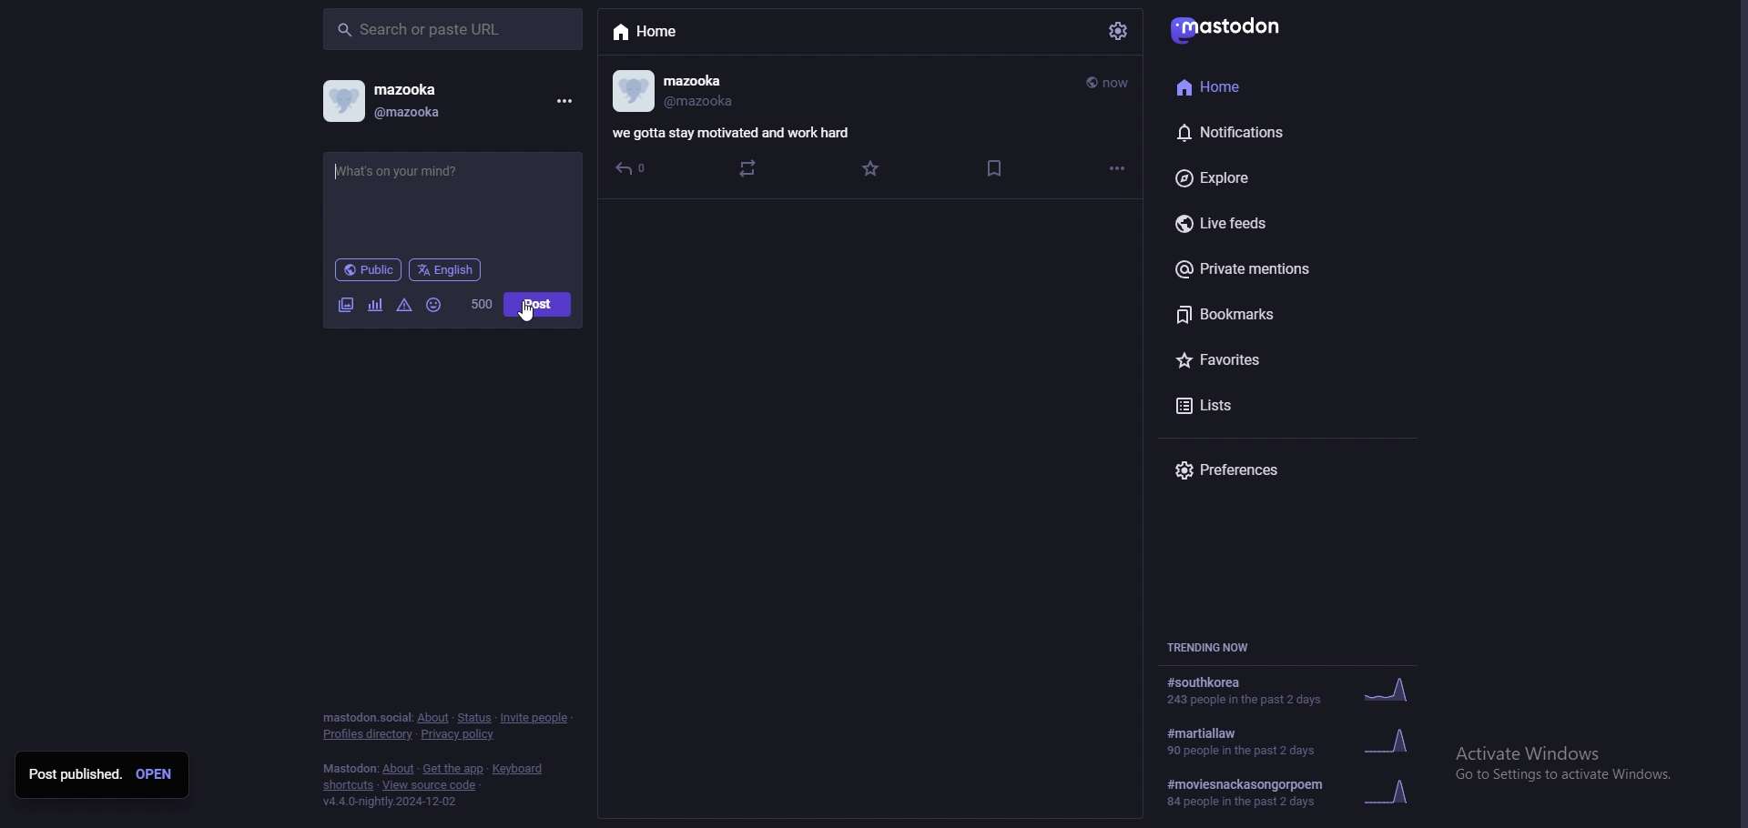 The height and width of the screenshot is (828, 1748). What do you see at coordinates (1297, 692) in the screenshot?
I see `trending` at bounding box center [1297, 692].